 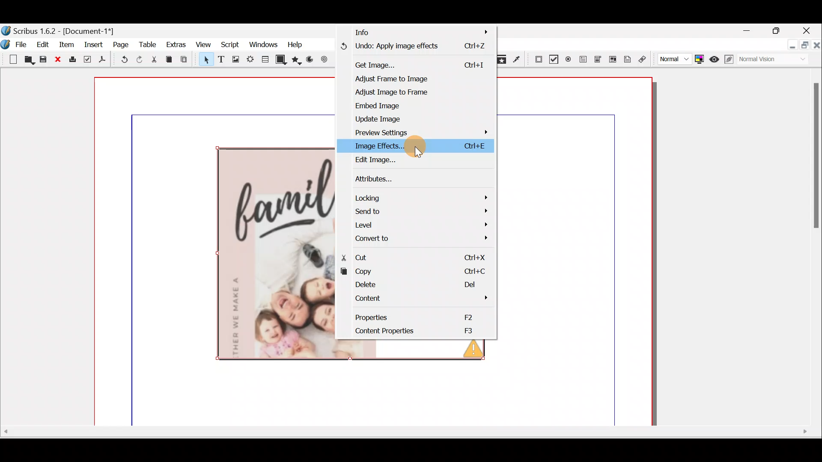 What do you see at coordinates (380, 178) in the screenshot?
I see `Attributes` at bounding box center [380, 178].